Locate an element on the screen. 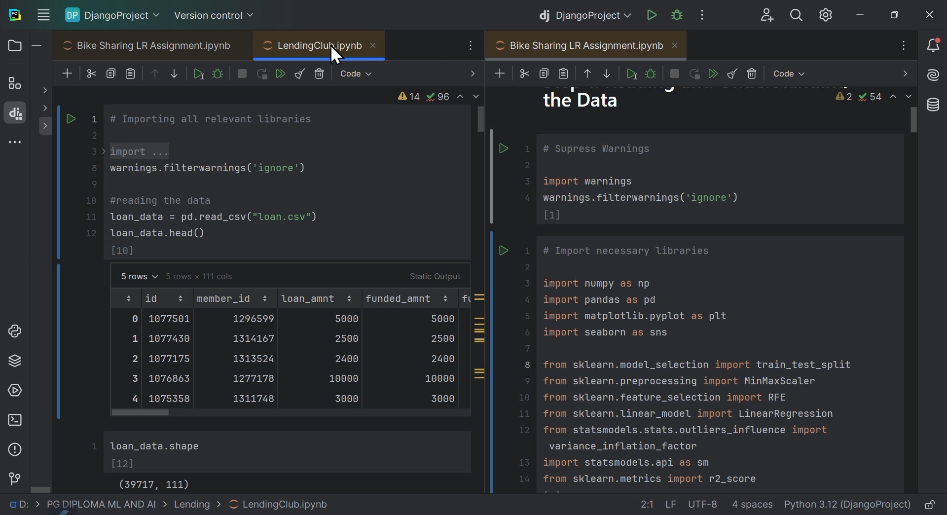 The height and width of the screenshot is (515, 947). options is located at coordinates (472, 45).